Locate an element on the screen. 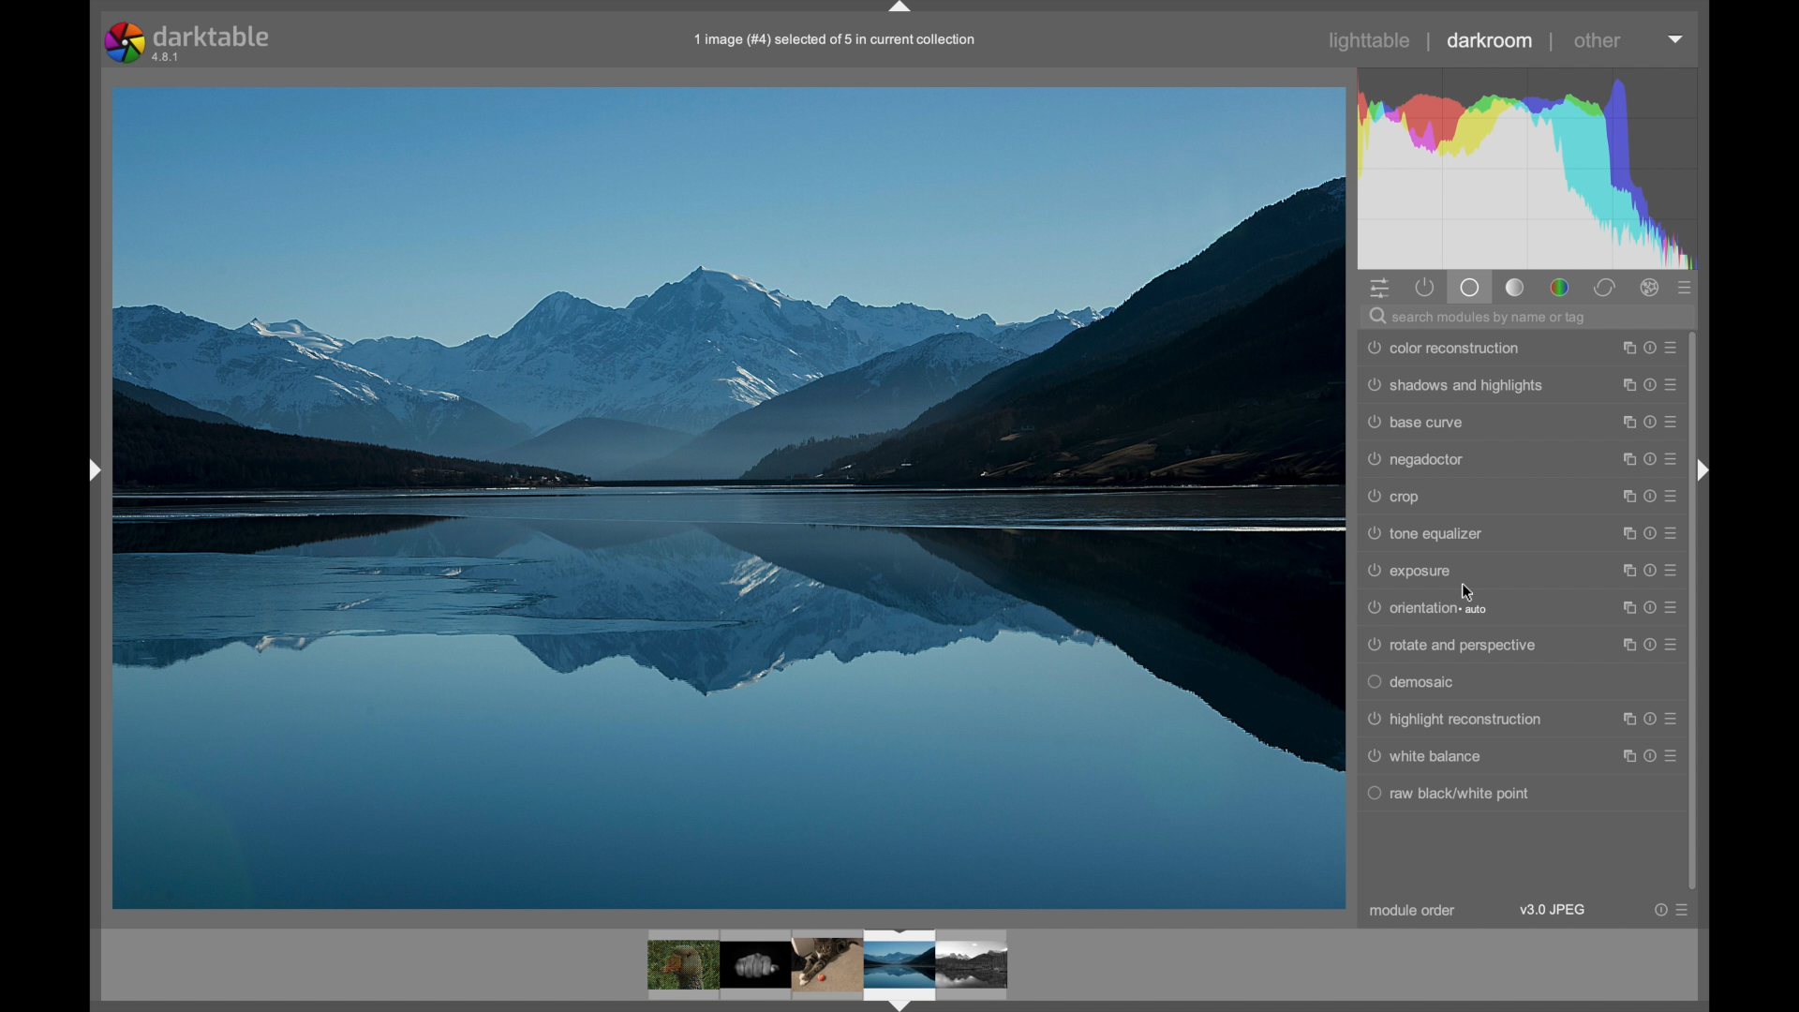 Image resolution: width=1799 pixels, height=1012 pixels. highlight construction is located at coordinates (1454, 720).